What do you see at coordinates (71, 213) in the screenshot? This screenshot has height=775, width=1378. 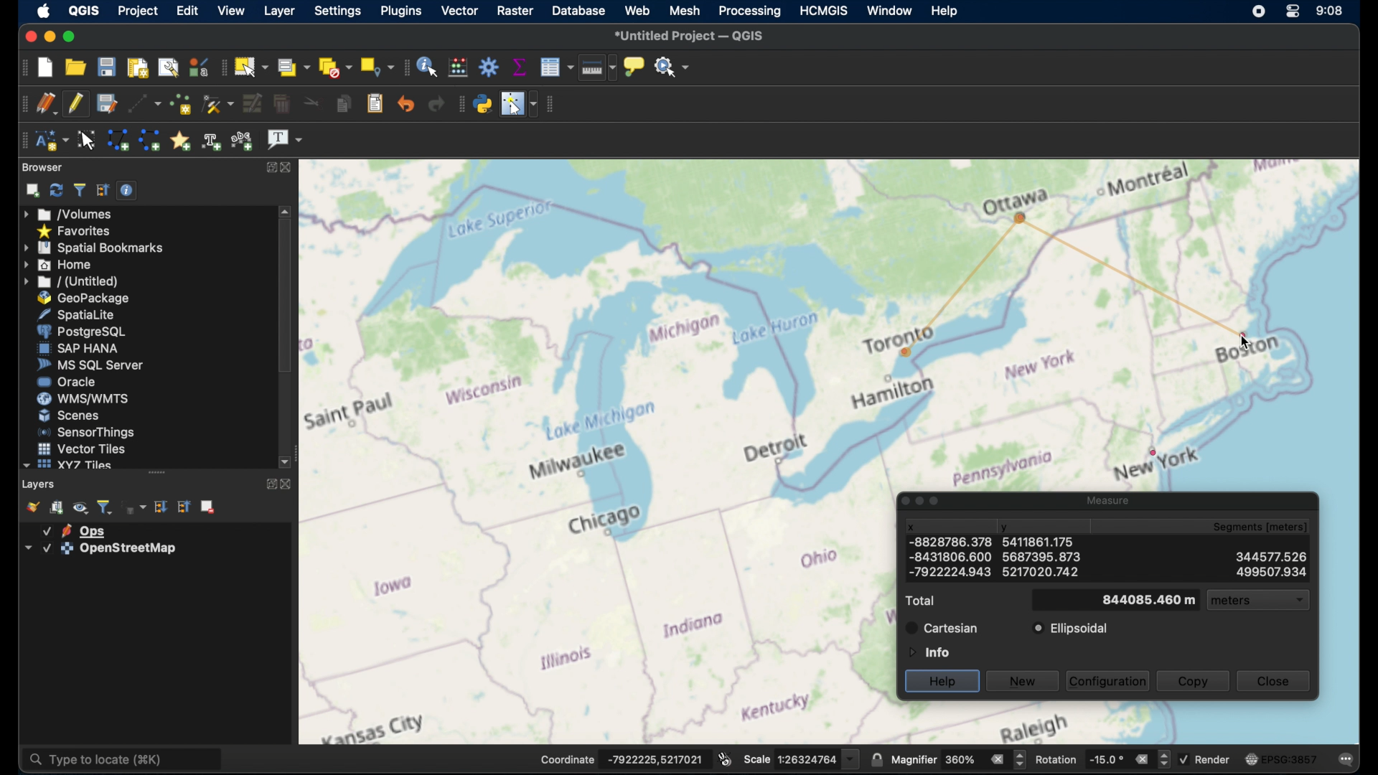 I see `volumes menu` at bounding box center [71, 213].